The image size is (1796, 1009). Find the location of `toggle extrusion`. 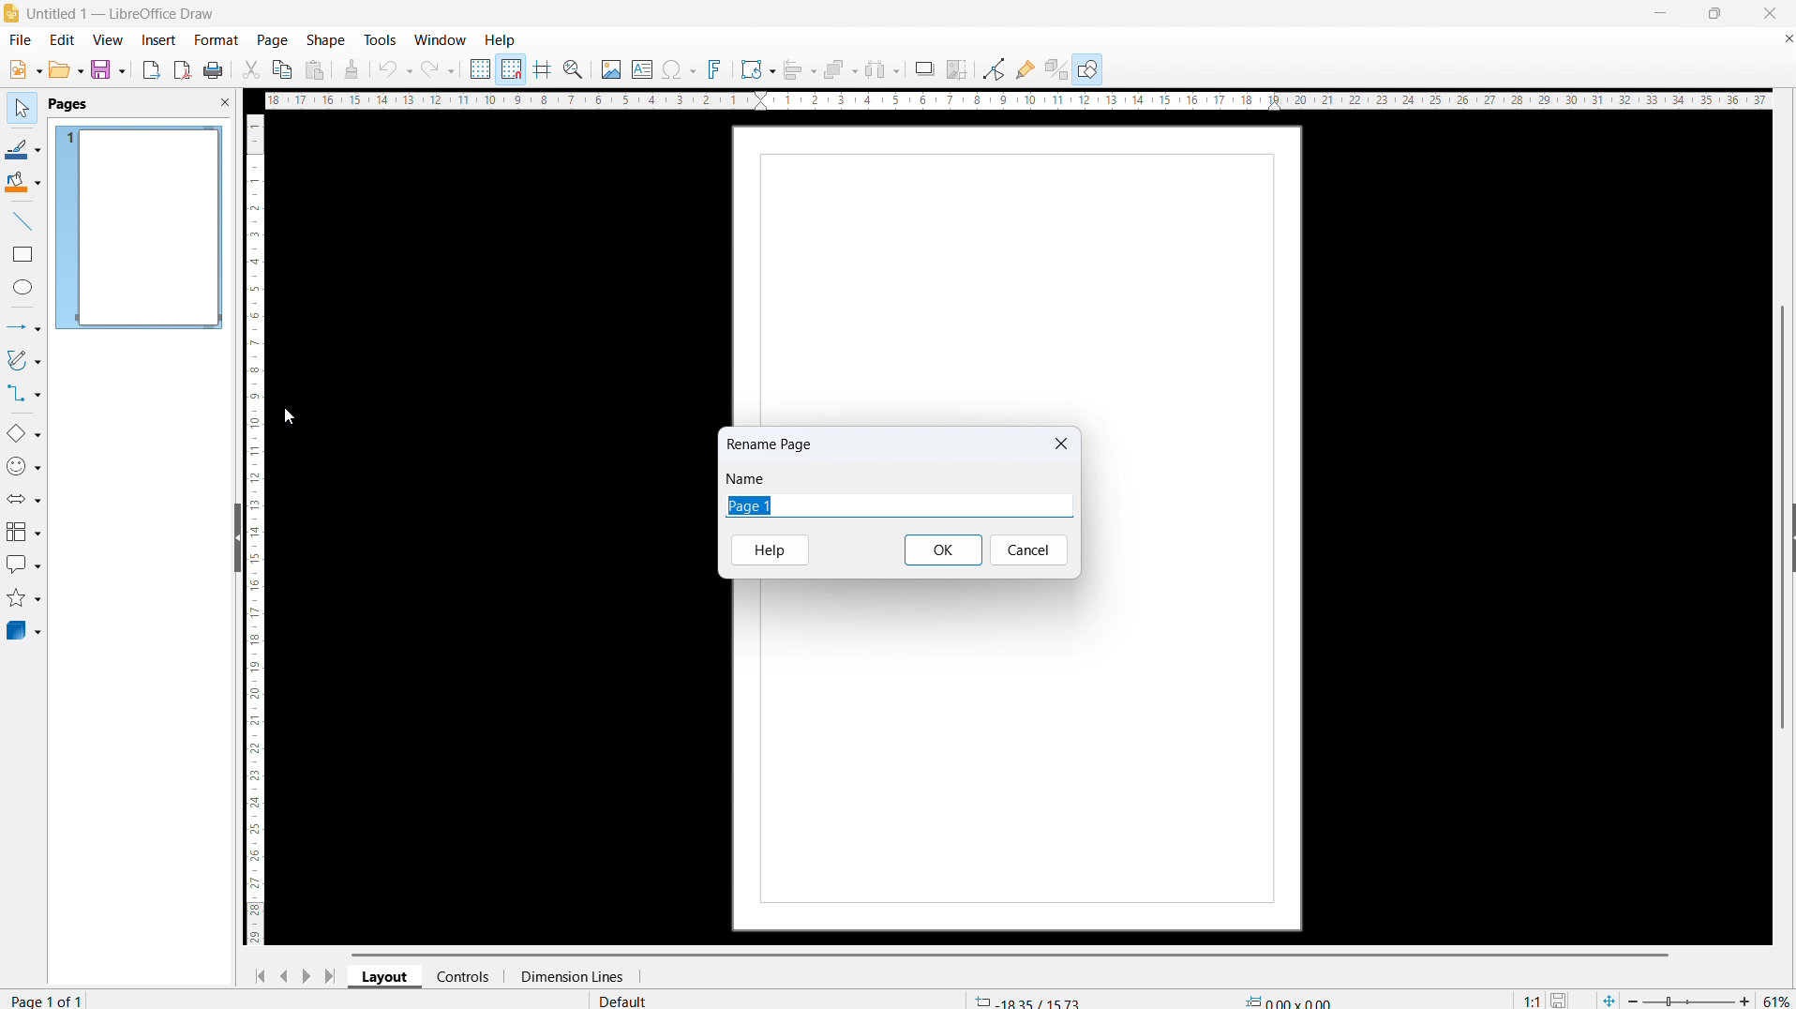

toggle extrusion is located at coordinates (1056, 68).